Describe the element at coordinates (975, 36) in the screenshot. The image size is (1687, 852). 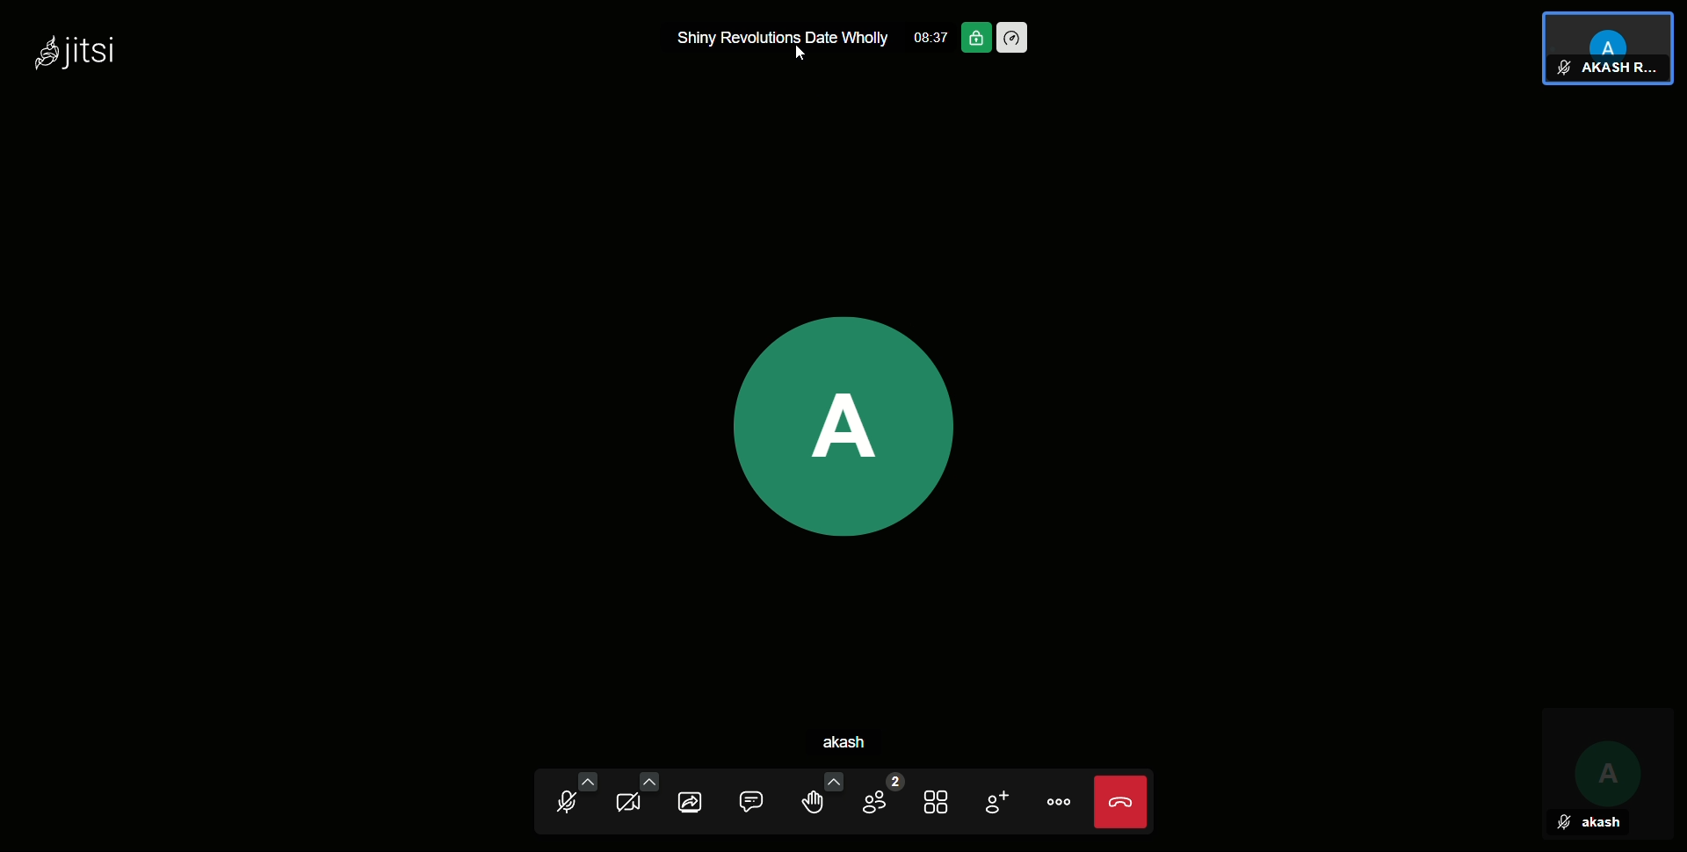
I see `encryption enabled` at that location.